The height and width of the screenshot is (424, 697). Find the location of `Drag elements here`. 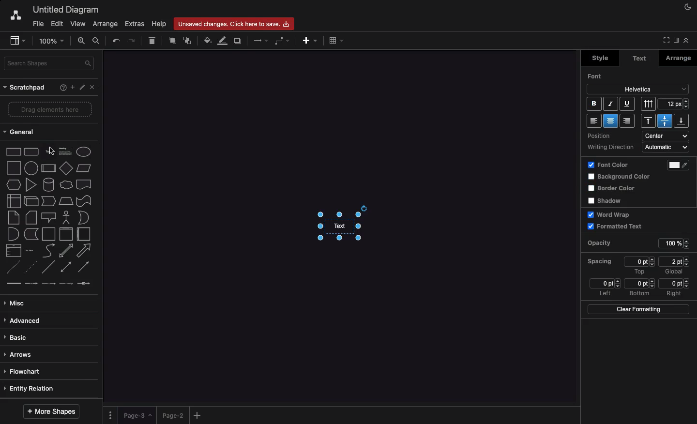

Drag elements here is located at coordinates (51, 109).